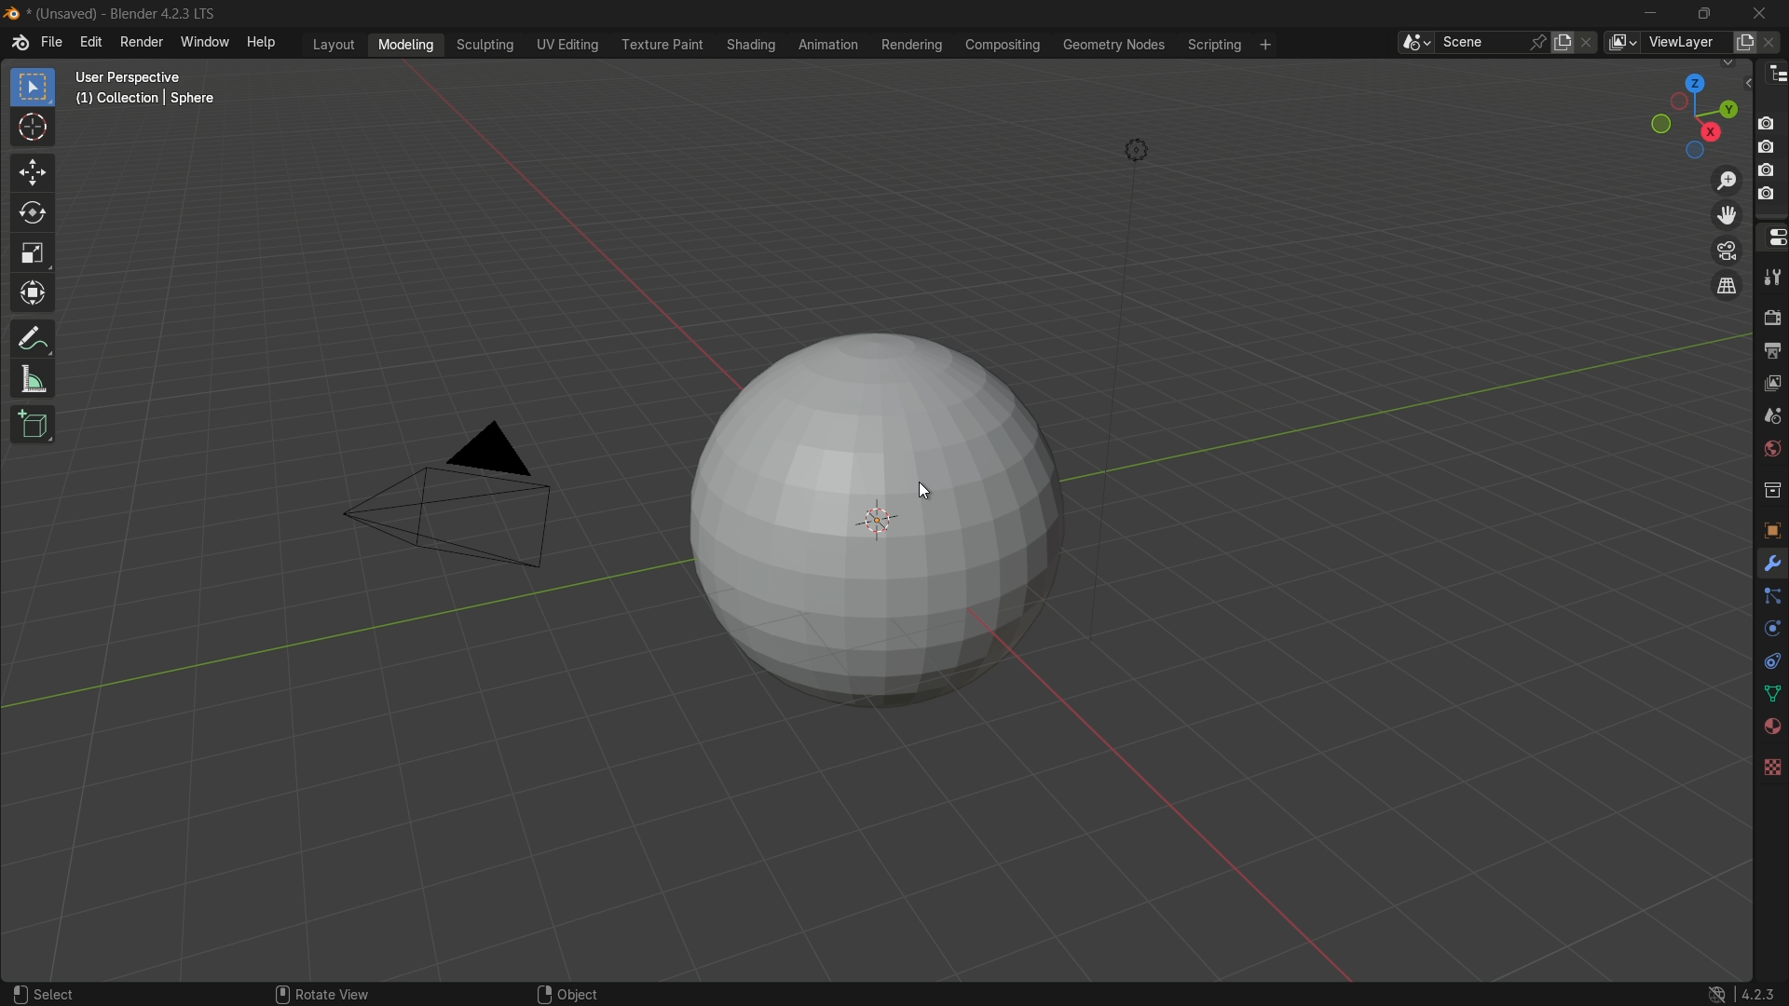 The width and height of the screenshot is (1789, 1006). Describe the element at coordinates (1730, 287) in the screenshot. I see `switch current view` at that location.